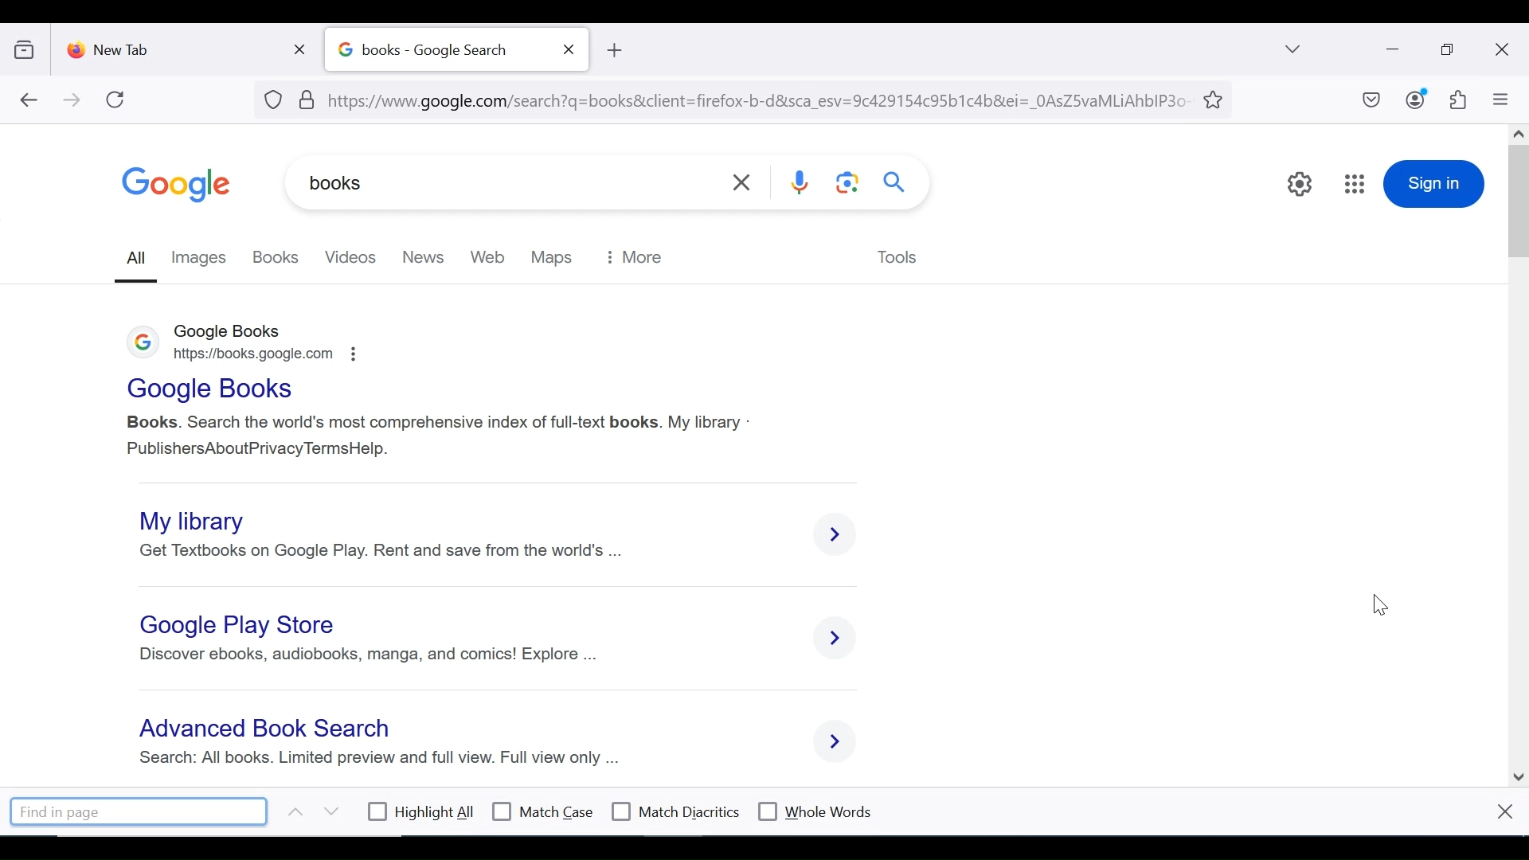  Describe the element at coordinates (1417, 99) in the screenshot. I see `account` at that location.